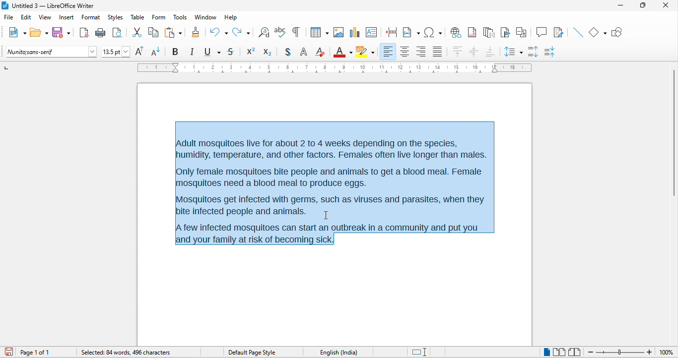 This screenshot has height=358, width=678. I want to click on basic shapes, so click(599, 33).